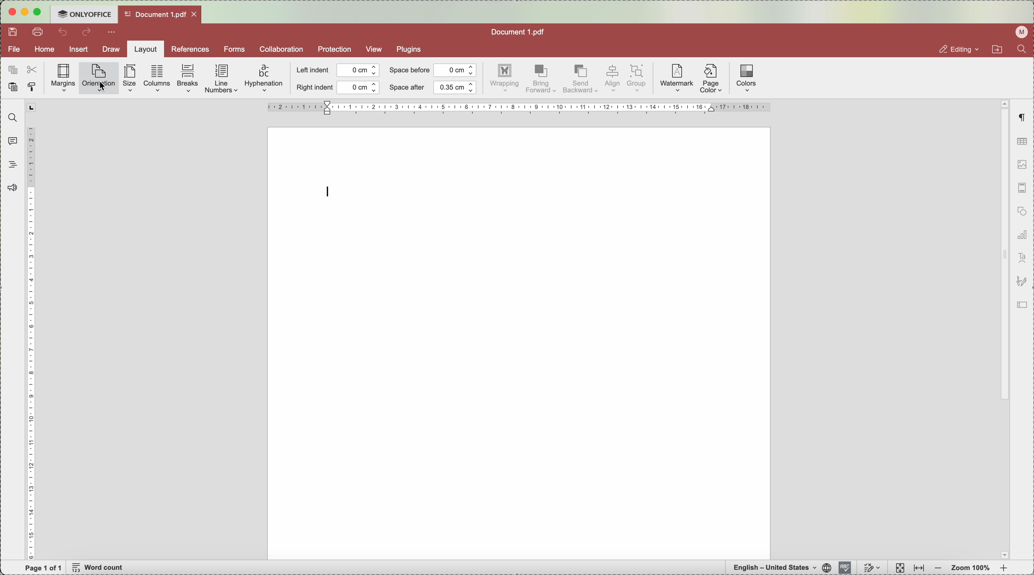 This screenshot has height=575, width=1034. I want to click on english, so click(779, 567).